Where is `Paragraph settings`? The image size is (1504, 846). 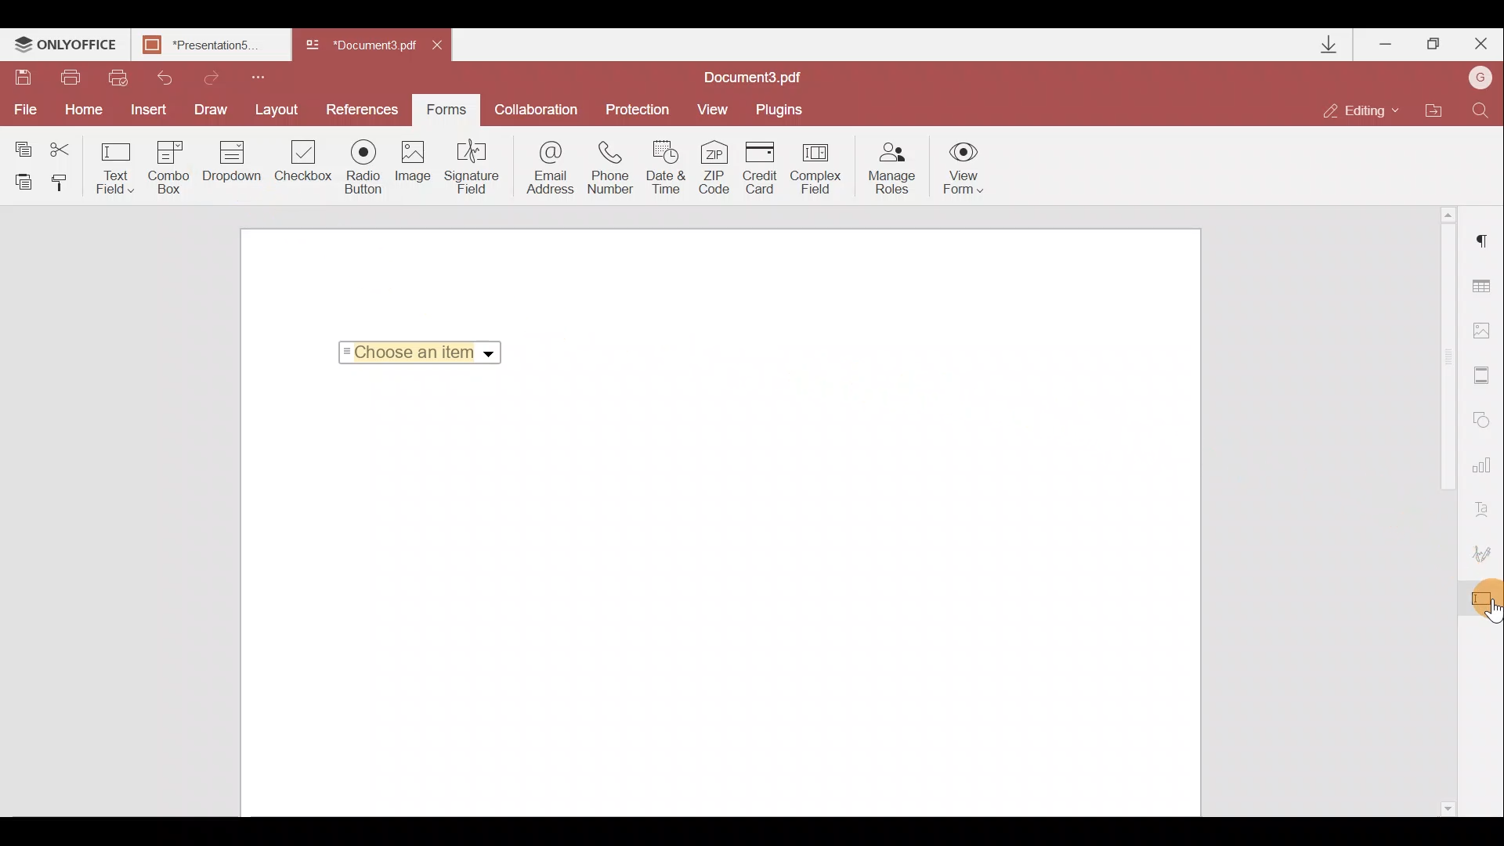 Paragraph settings is located at coordinates (1487, 239).